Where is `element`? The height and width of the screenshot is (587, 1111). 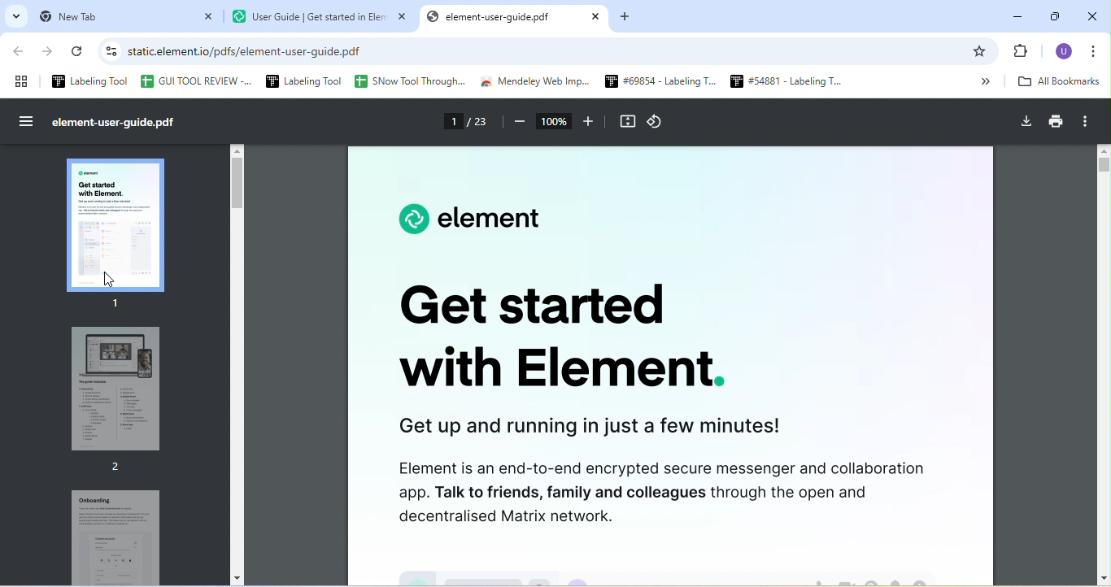
element is located at coordinates (464, 220).